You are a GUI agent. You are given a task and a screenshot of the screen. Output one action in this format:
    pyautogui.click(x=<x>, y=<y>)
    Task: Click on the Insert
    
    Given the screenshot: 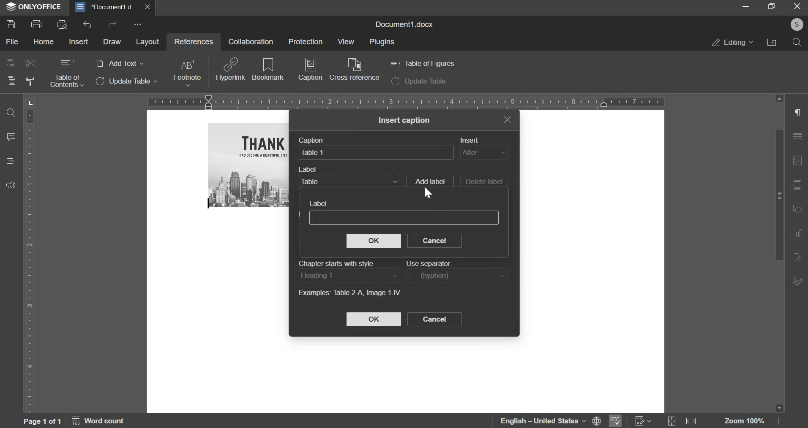 What is the action you would take?
    pyautogui.click(x=469, y=140)
    